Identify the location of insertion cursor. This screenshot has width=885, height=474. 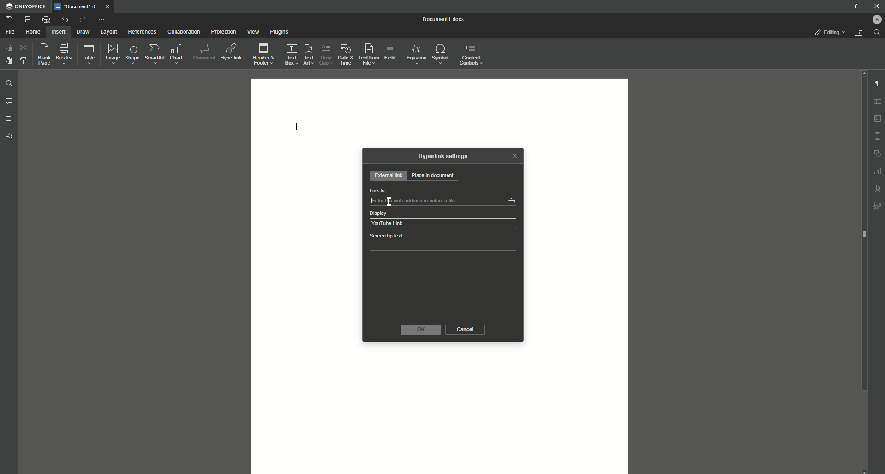
(389, 201).